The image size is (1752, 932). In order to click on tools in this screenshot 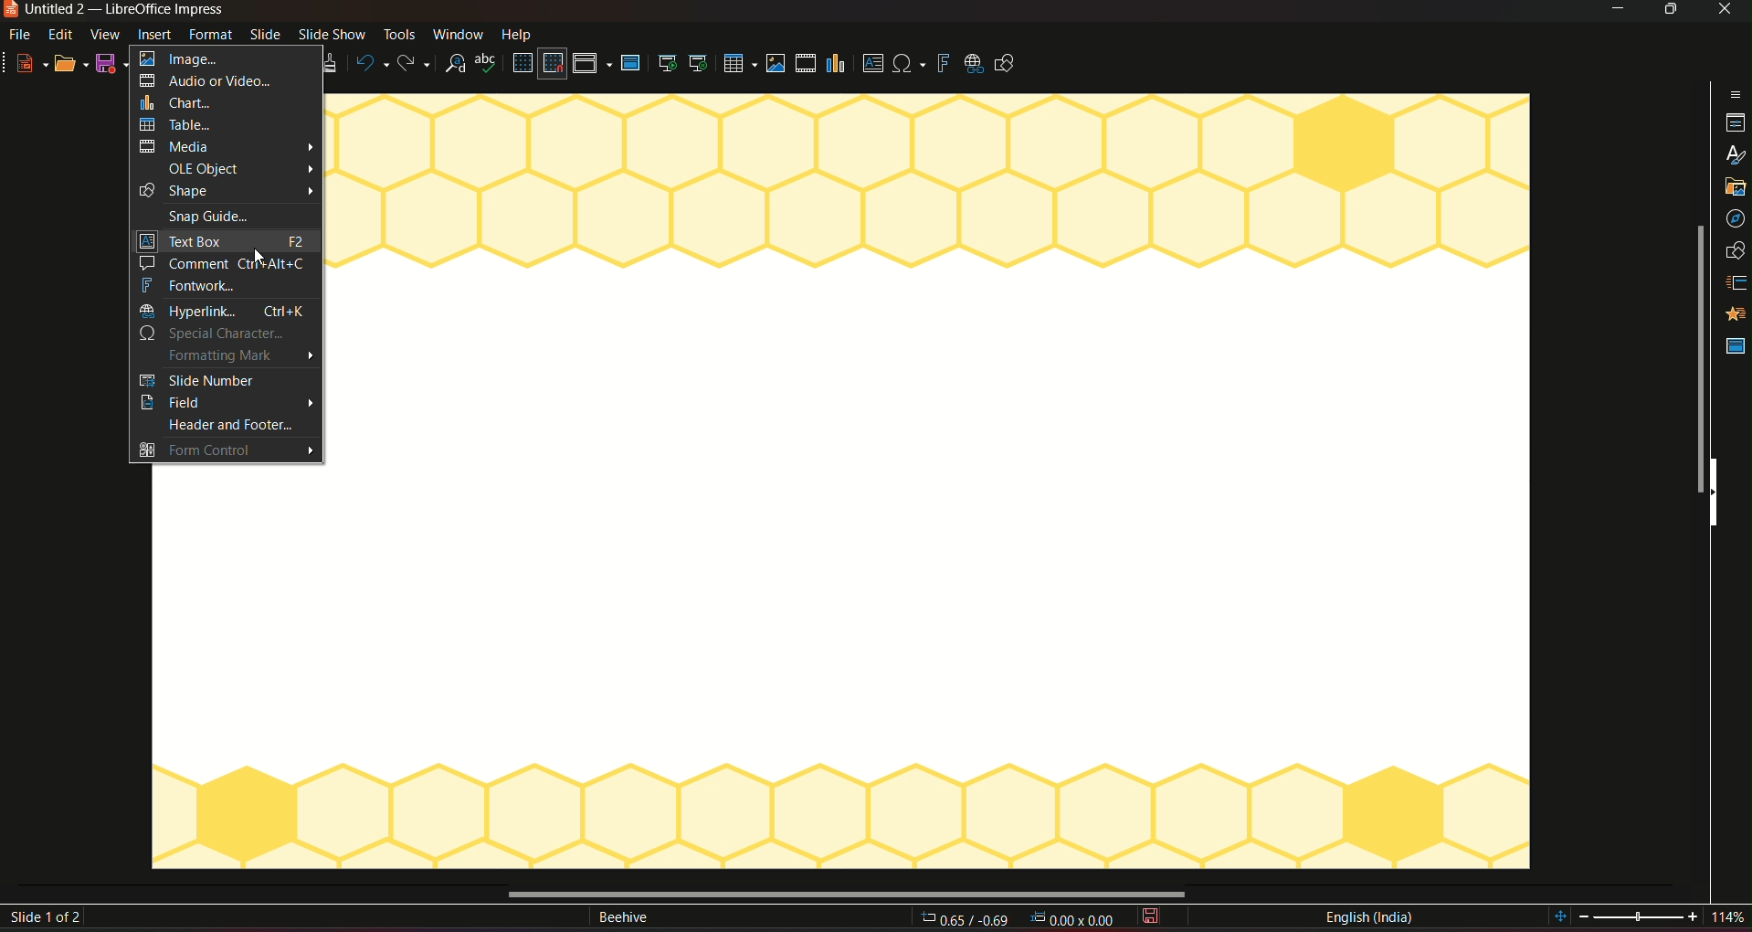, I will do `click(398, 36)`.